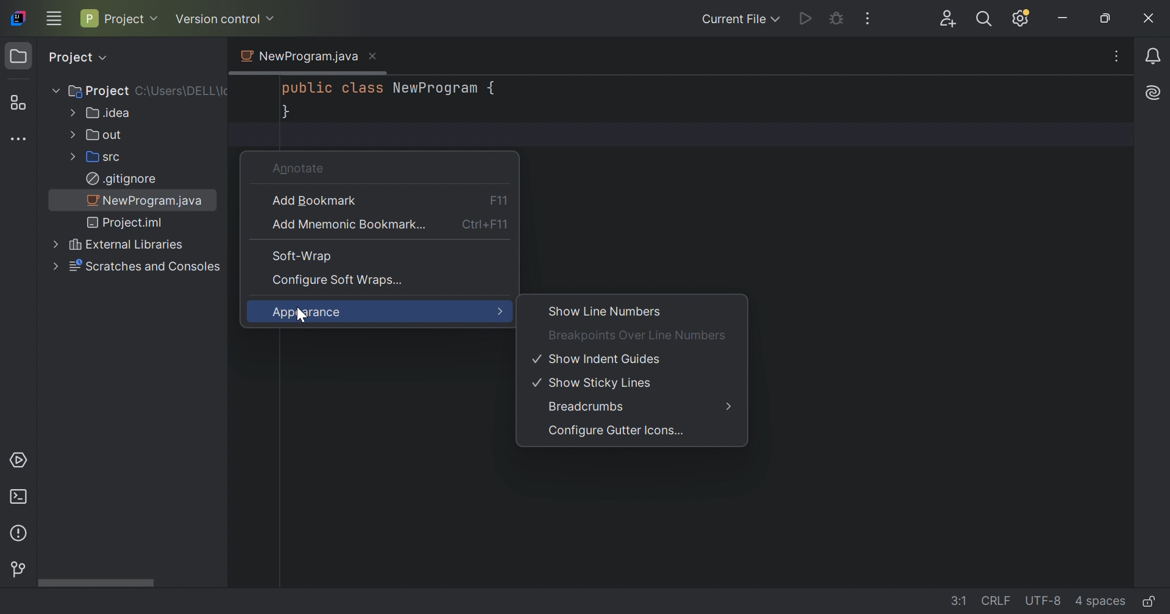 This screenshot has height=614, width=1170. I want to click on Scroll Bar, so click(133, 582).